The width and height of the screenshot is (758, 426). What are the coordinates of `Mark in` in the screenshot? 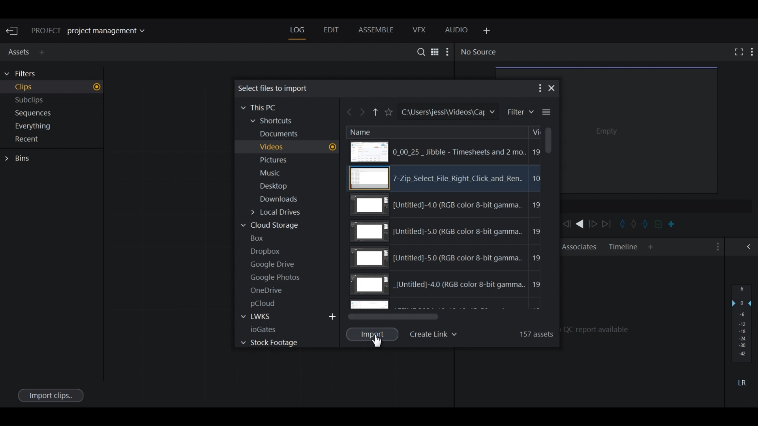 It's located at (621, 224).